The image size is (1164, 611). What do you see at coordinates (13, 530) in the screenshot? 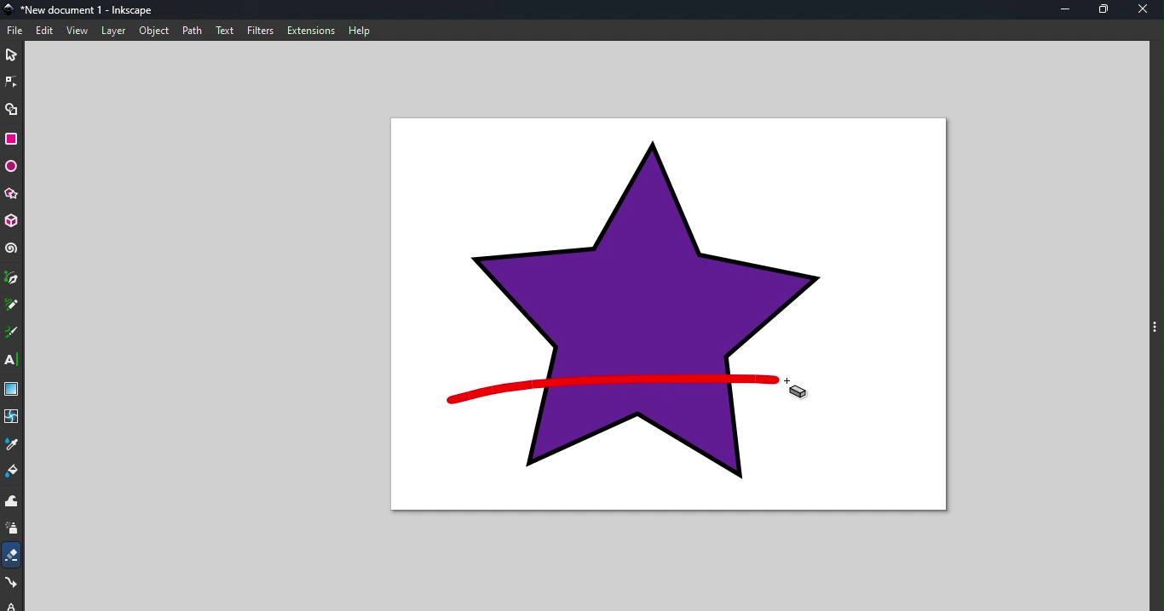
I see `spray tool` at bounding box center [13, 530].